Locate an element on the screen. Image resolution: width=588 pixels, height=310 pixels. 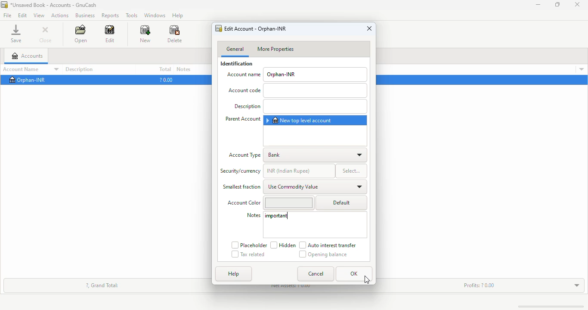
INR (Indian rupee_ is located at coordinates (298, 170).